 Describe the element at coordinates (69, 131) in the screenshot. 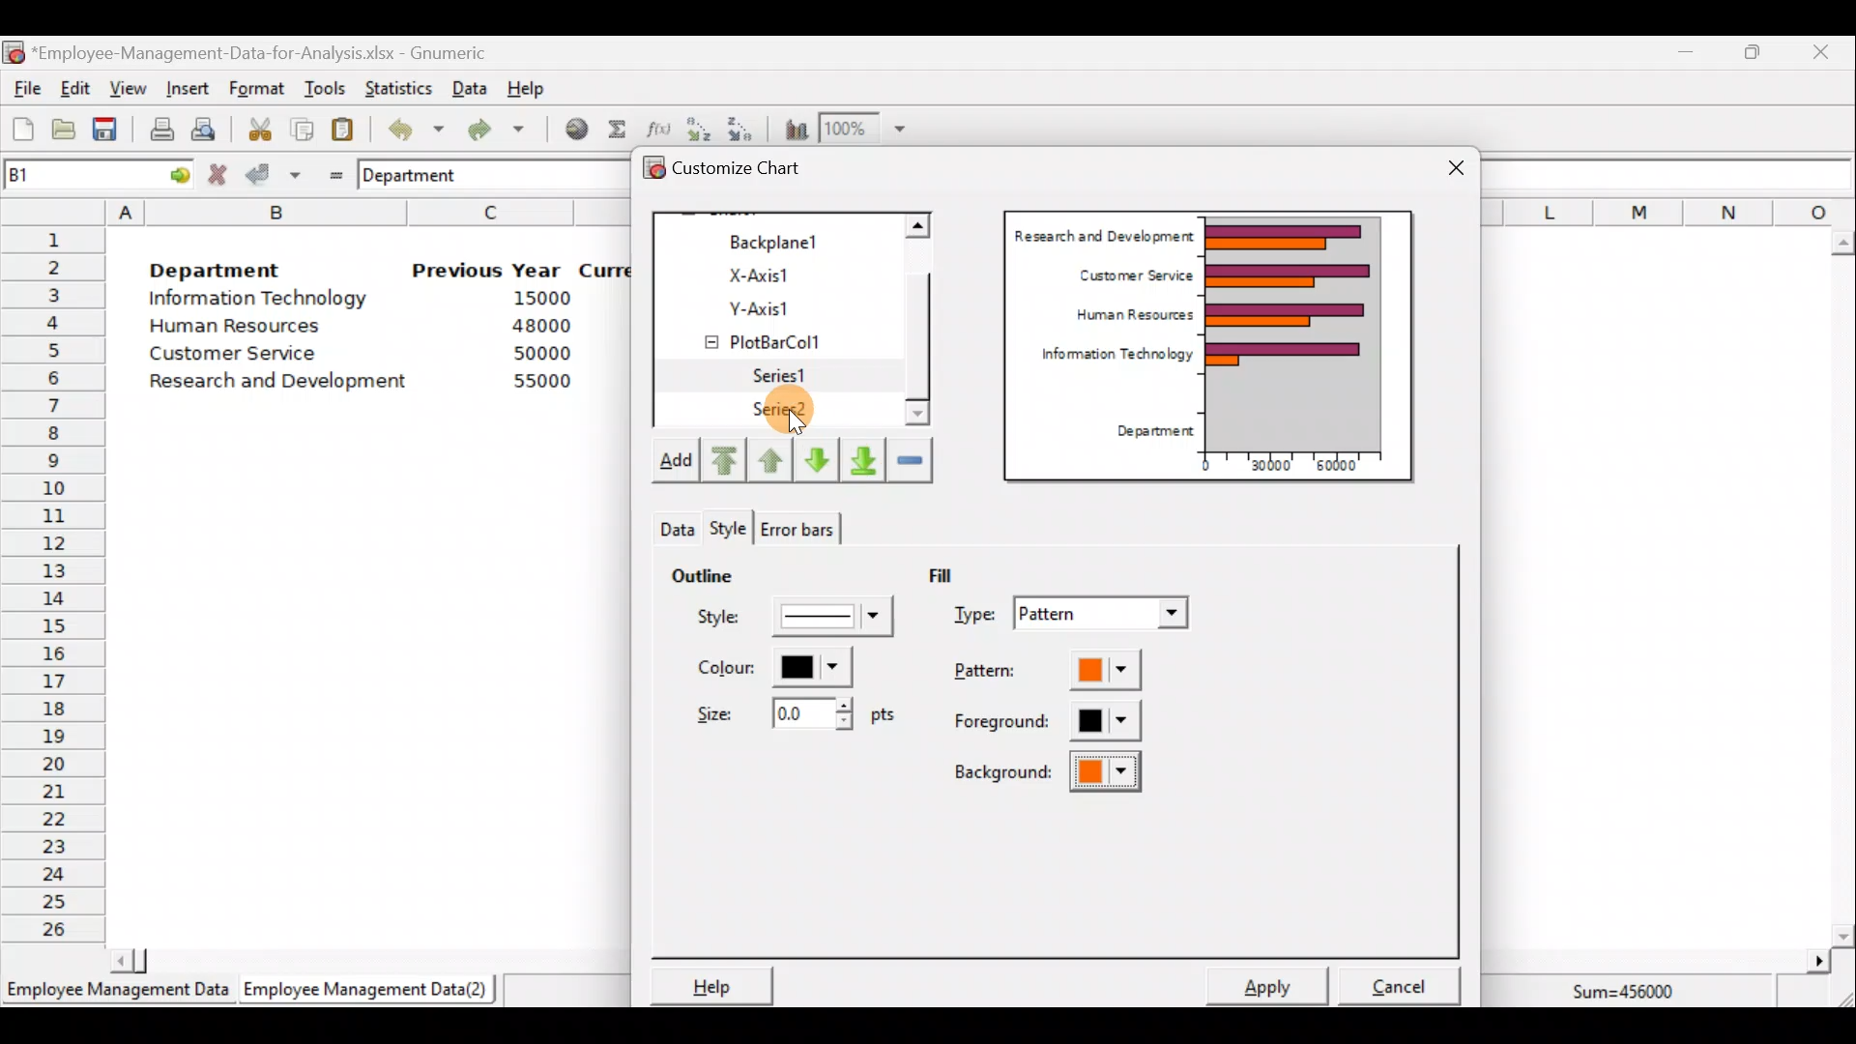

I see `Open a file` at that location.